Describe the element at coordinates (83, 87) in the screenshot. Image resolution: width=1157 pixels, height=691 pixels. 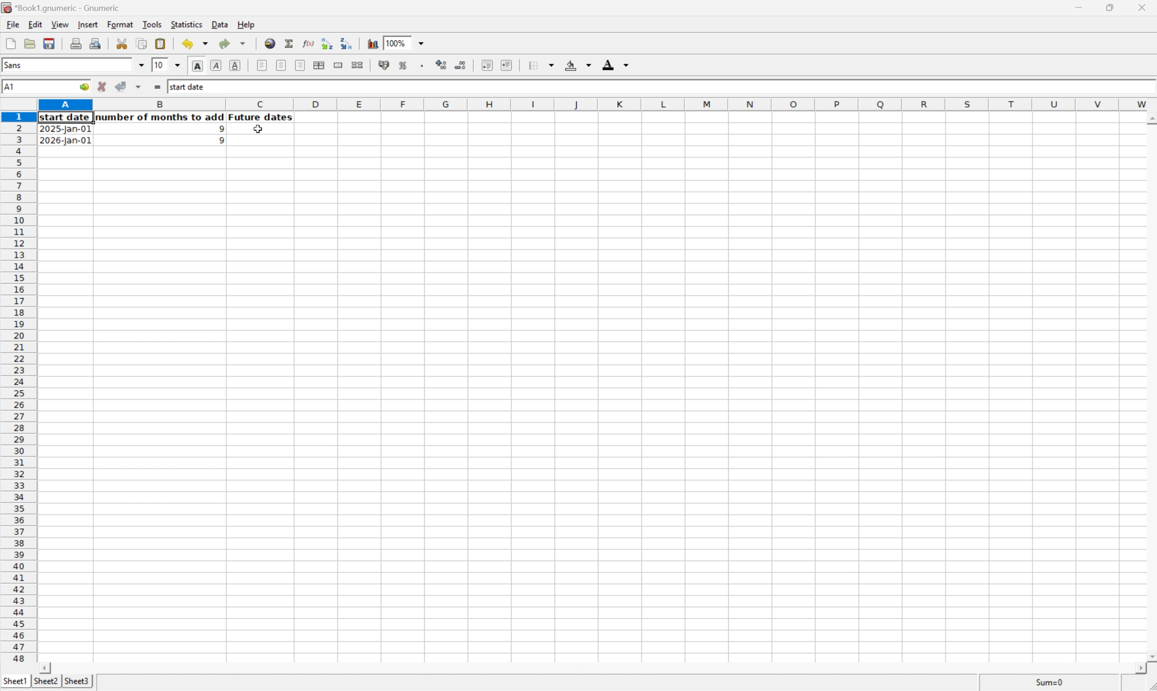
I see `Go to` at that location.